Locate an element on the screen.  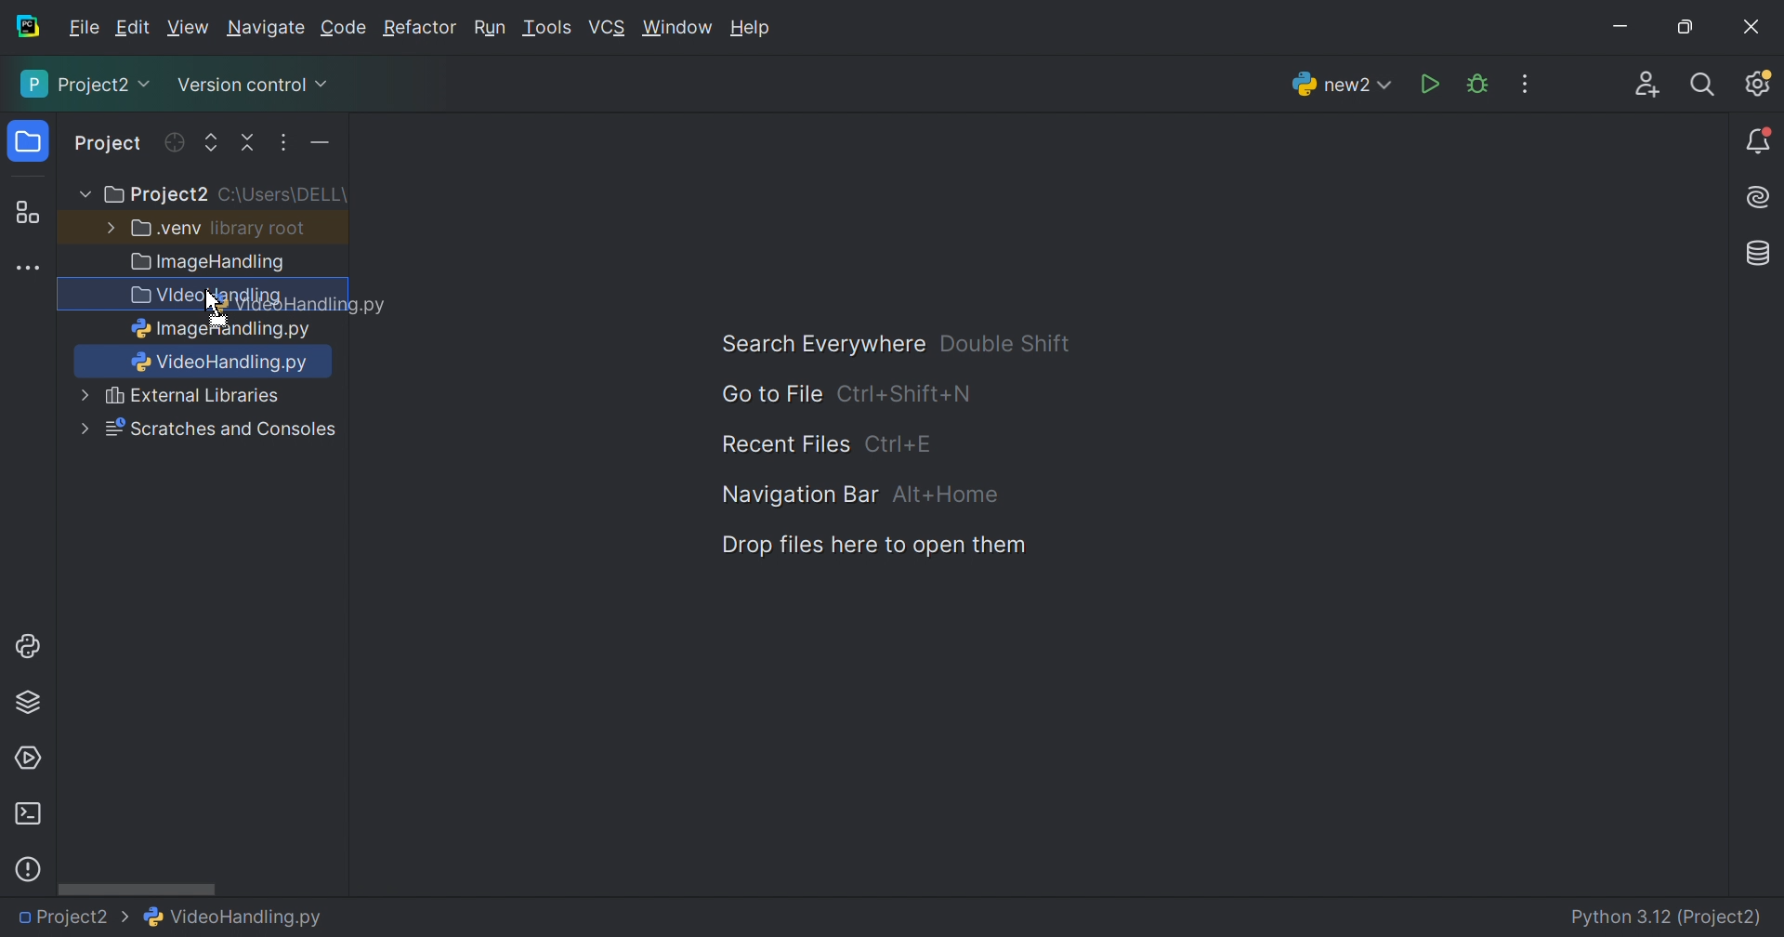
Debug is located at coordinates (1477, 85).